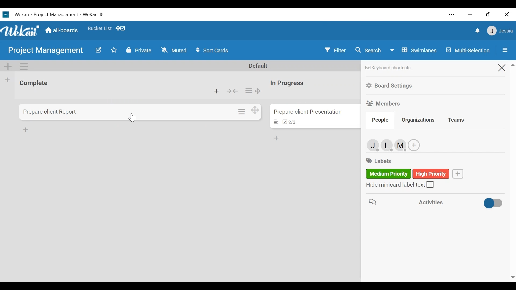 Image resolution: width=516 pixels, height=290 pixels. I want to click on Labels, so click(378, 161).